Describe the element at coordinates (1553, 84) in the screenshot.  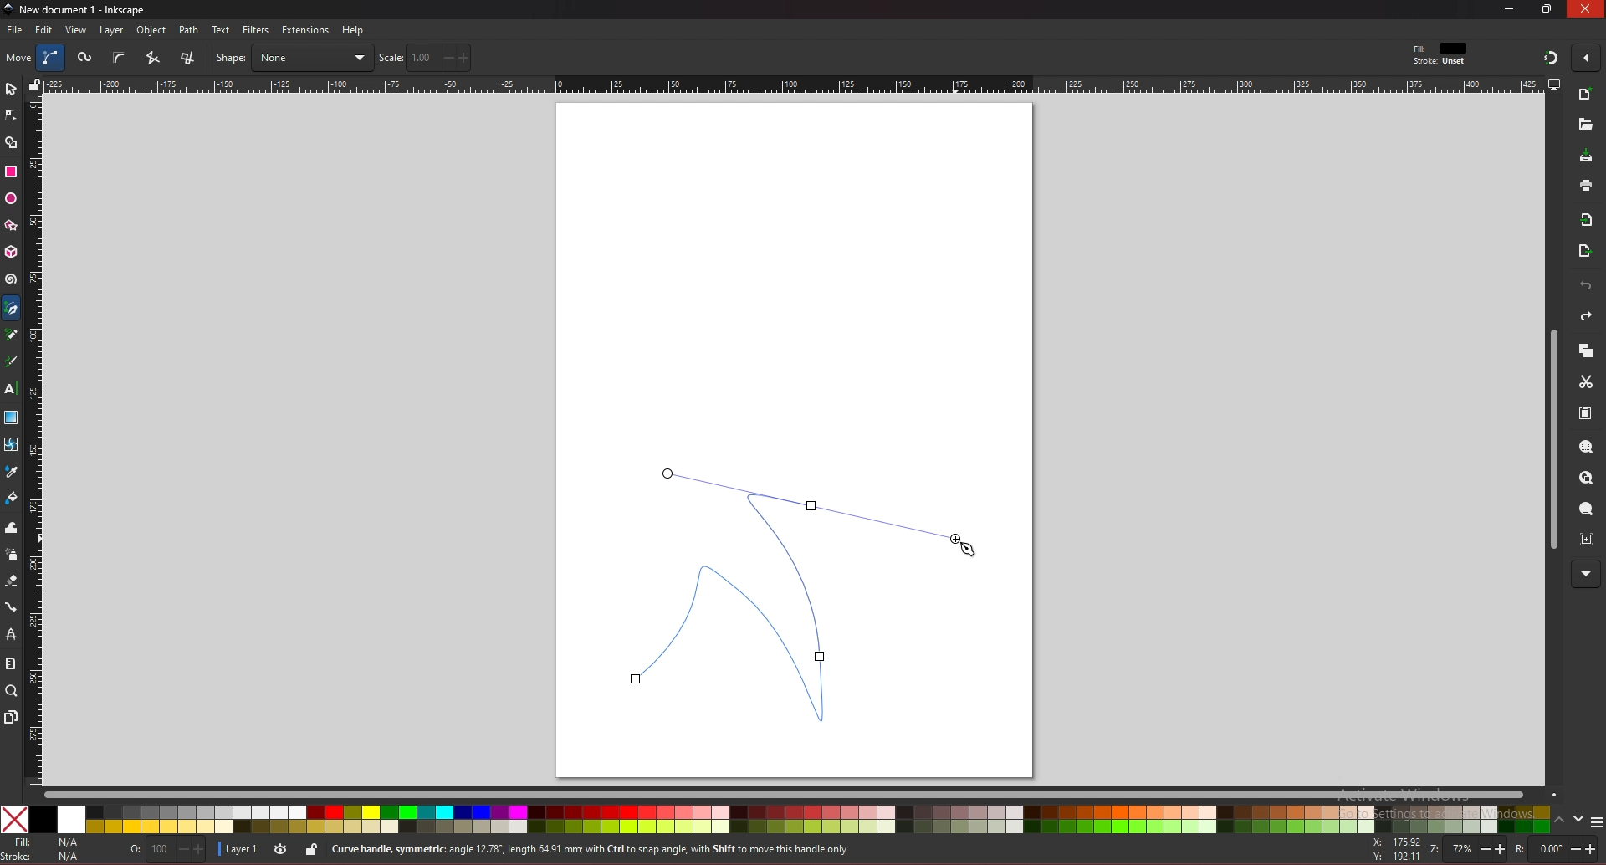
I see `display options` at that location.